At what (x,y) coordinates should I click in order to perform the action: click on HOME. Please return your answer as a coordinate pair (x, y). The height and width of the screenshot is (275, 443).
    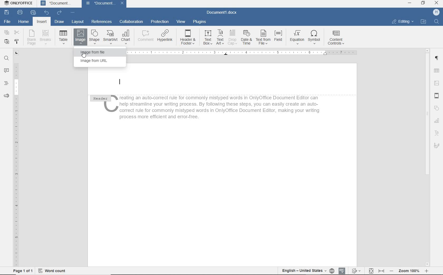
    Looking at the image, I should click on (23, 22).